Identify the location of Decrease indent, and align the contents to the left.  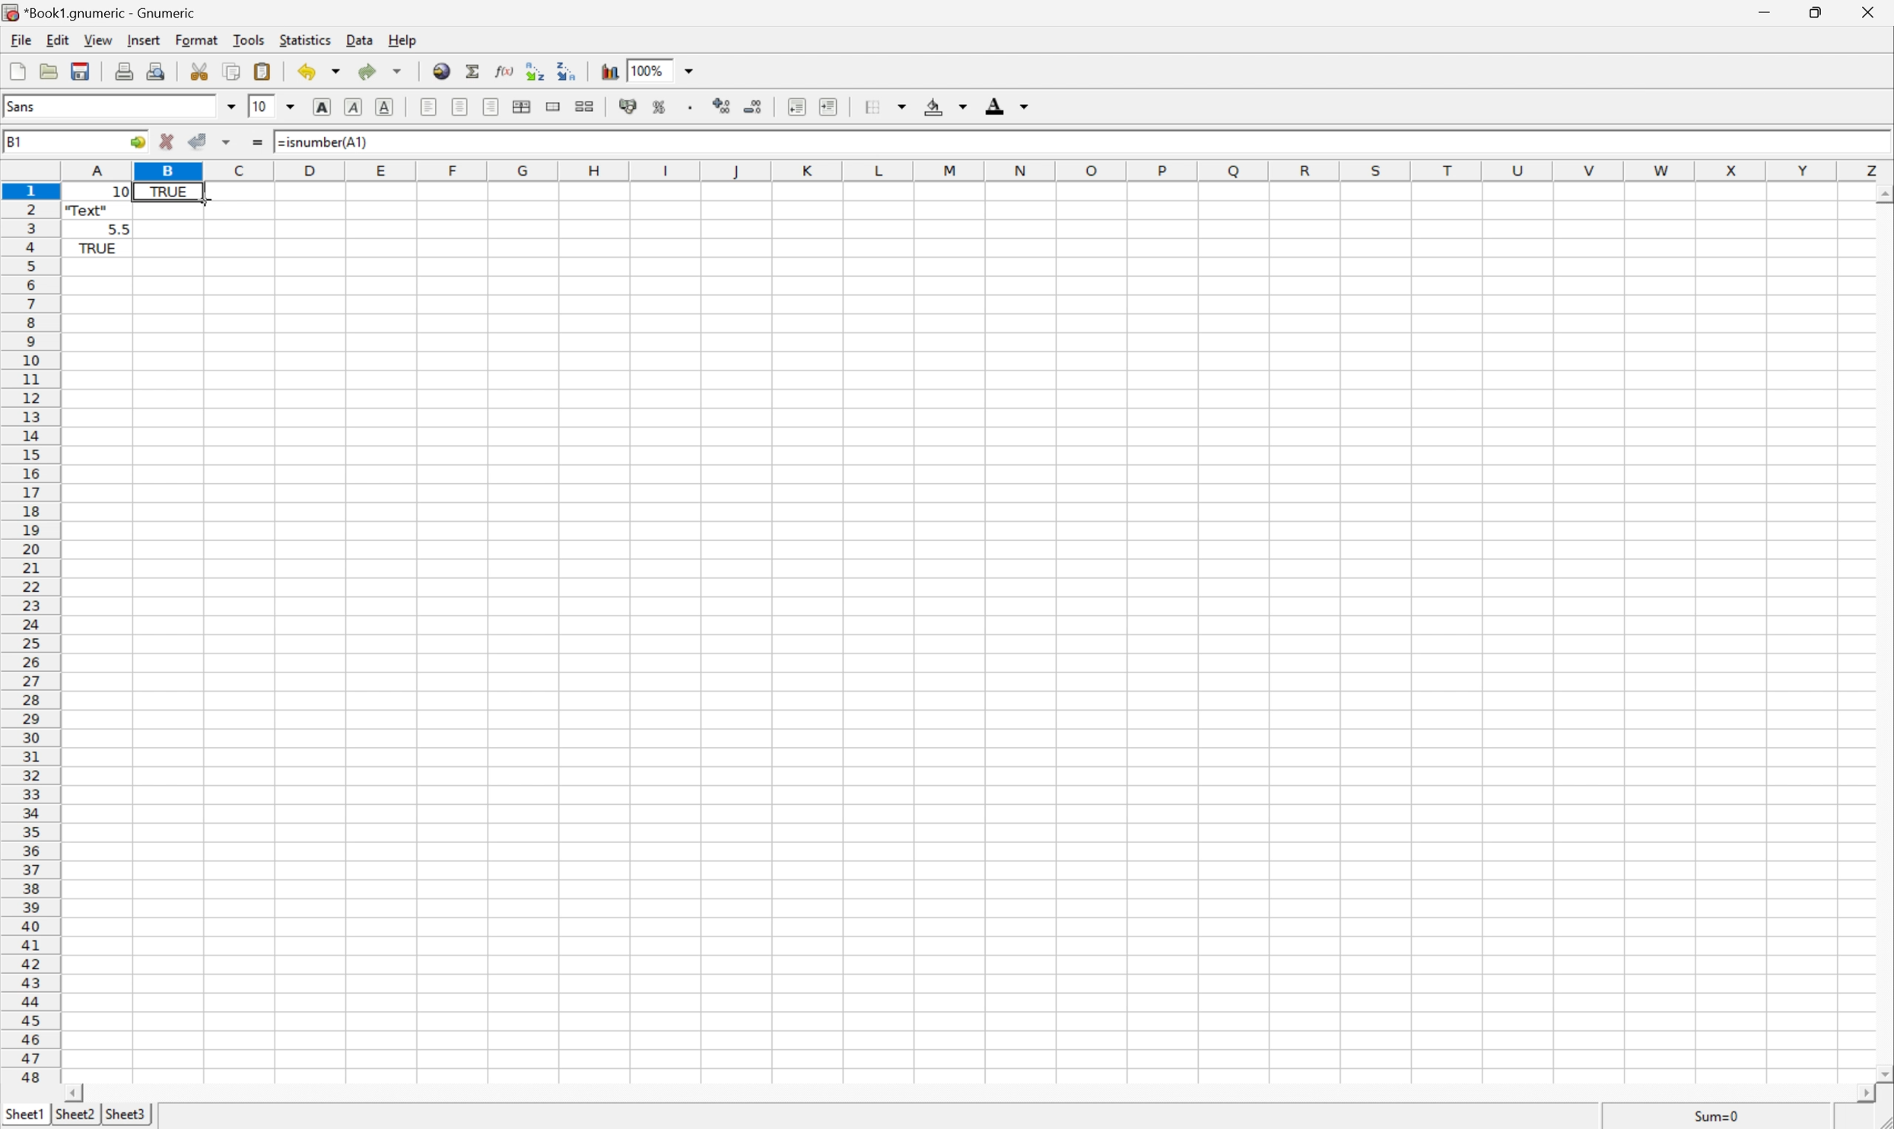
(794, 107).